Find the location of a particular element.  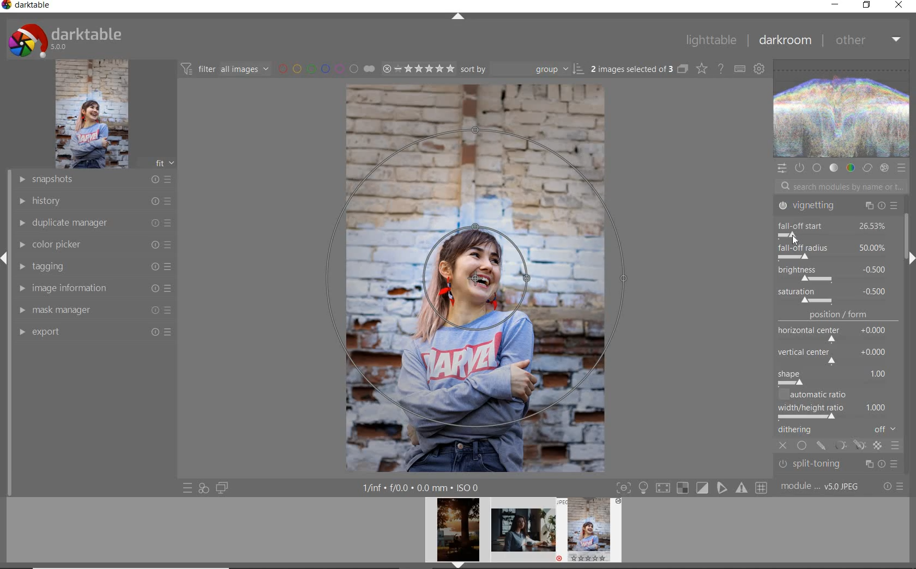

brightness is located at coordinates (833, 273).